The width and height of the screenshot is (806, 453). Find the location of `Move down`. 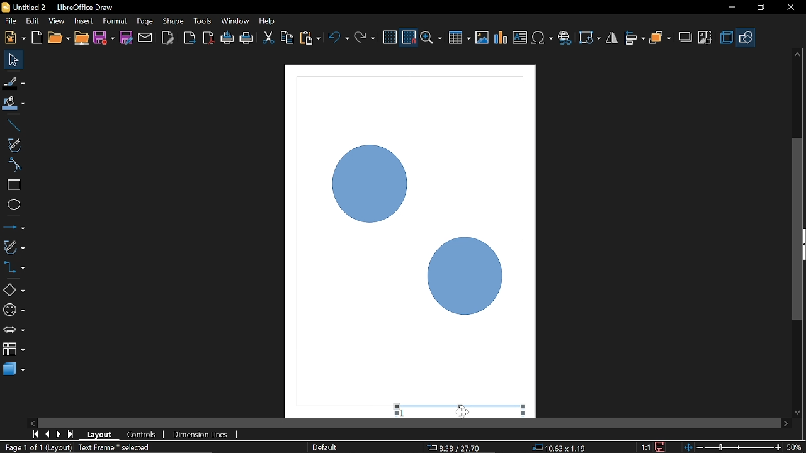

Move down is located at coordinates (798, 413).